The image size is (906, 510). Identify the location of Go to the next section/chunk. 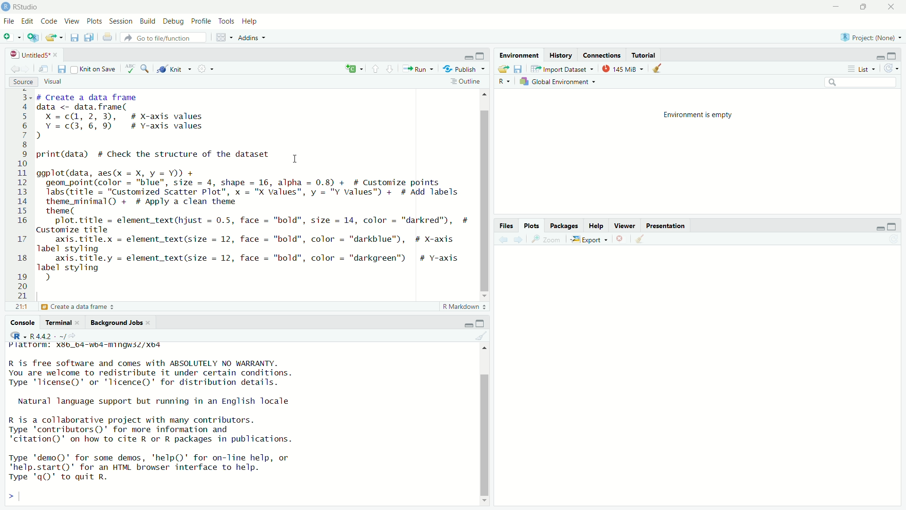
(390, 68).